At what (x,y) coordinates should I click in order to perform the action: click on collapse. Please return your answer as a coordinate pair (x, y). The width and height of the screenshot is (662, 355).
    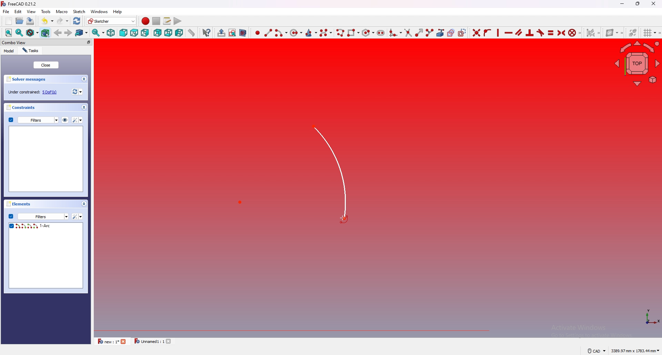
    Looking at the image, I should click on (84, 79).